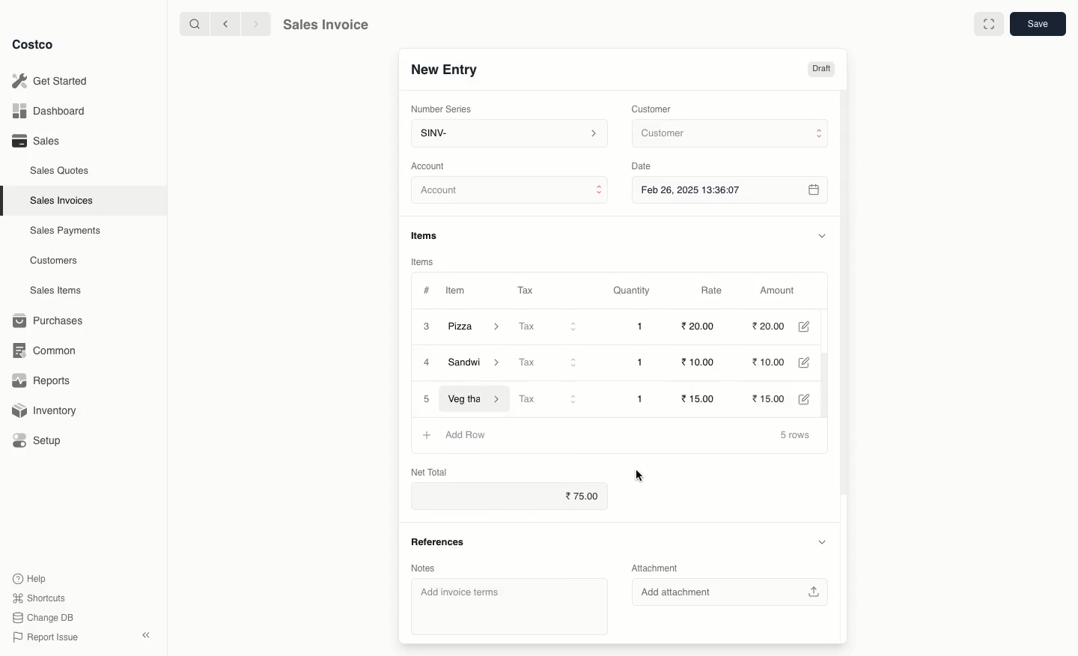  What do you see at coordinates (43, 637) in the screenshot?
I see `Report Issue` at bounding box center [43, 637].